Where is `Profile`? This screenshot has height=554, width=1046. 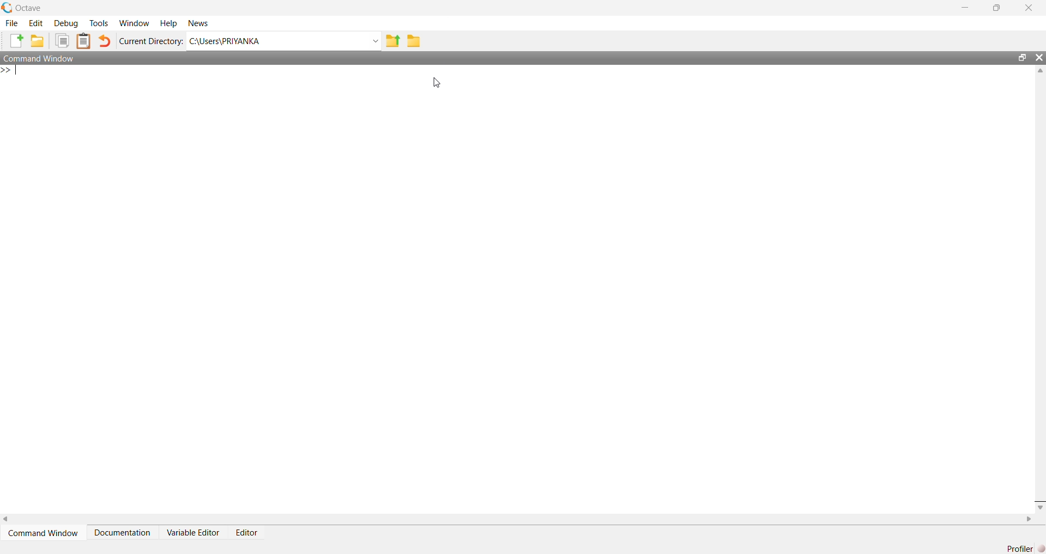 Profile is located at coordinates (1024, 549).